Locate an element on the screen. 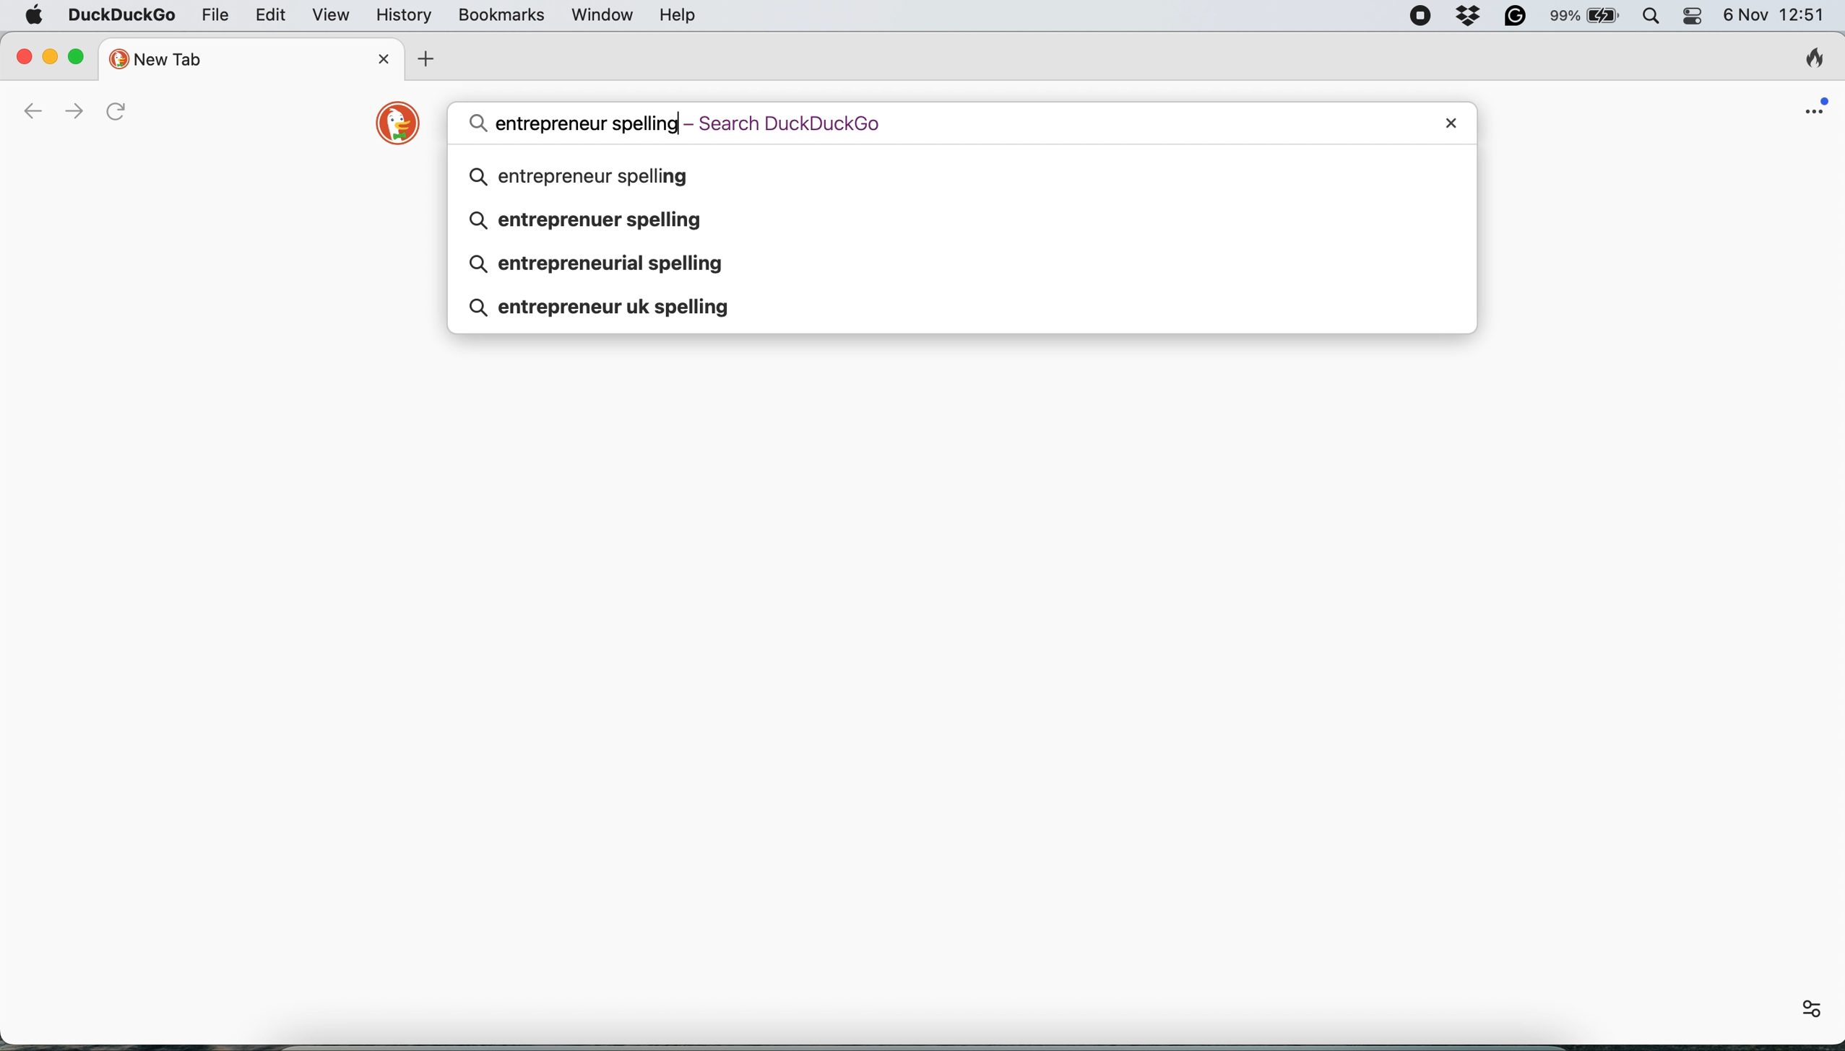 The width and height of the screenshot is (1845, 1051). help is located at coordinates (678, 16).